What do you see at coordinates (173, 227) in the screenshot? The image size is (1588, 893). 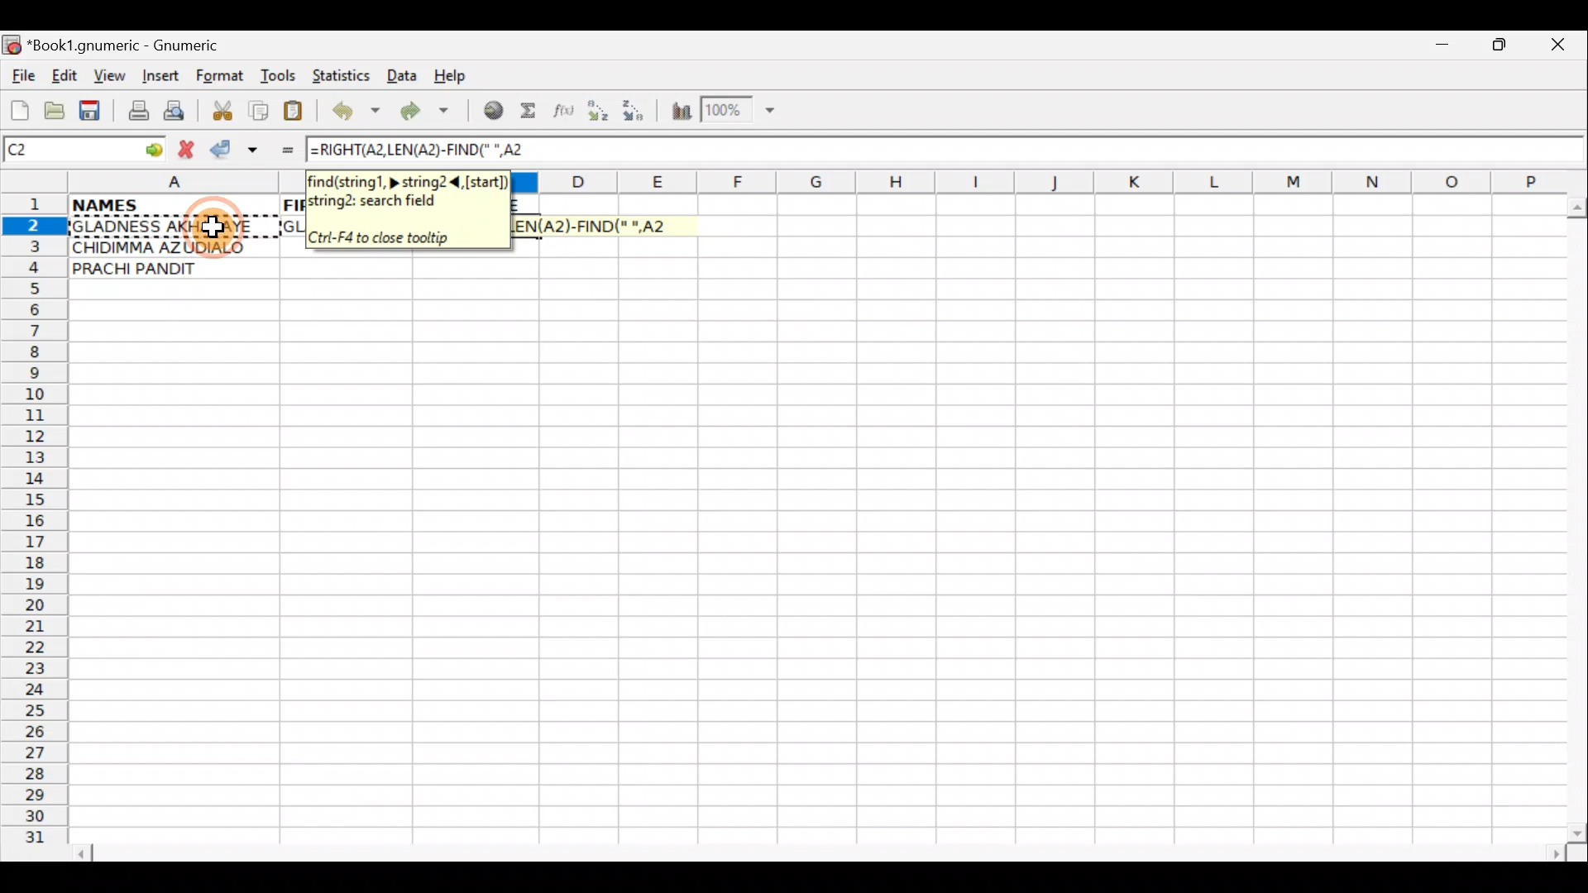 I see `GLADNESS AKHARAYE` at bounding box center [173, 227].